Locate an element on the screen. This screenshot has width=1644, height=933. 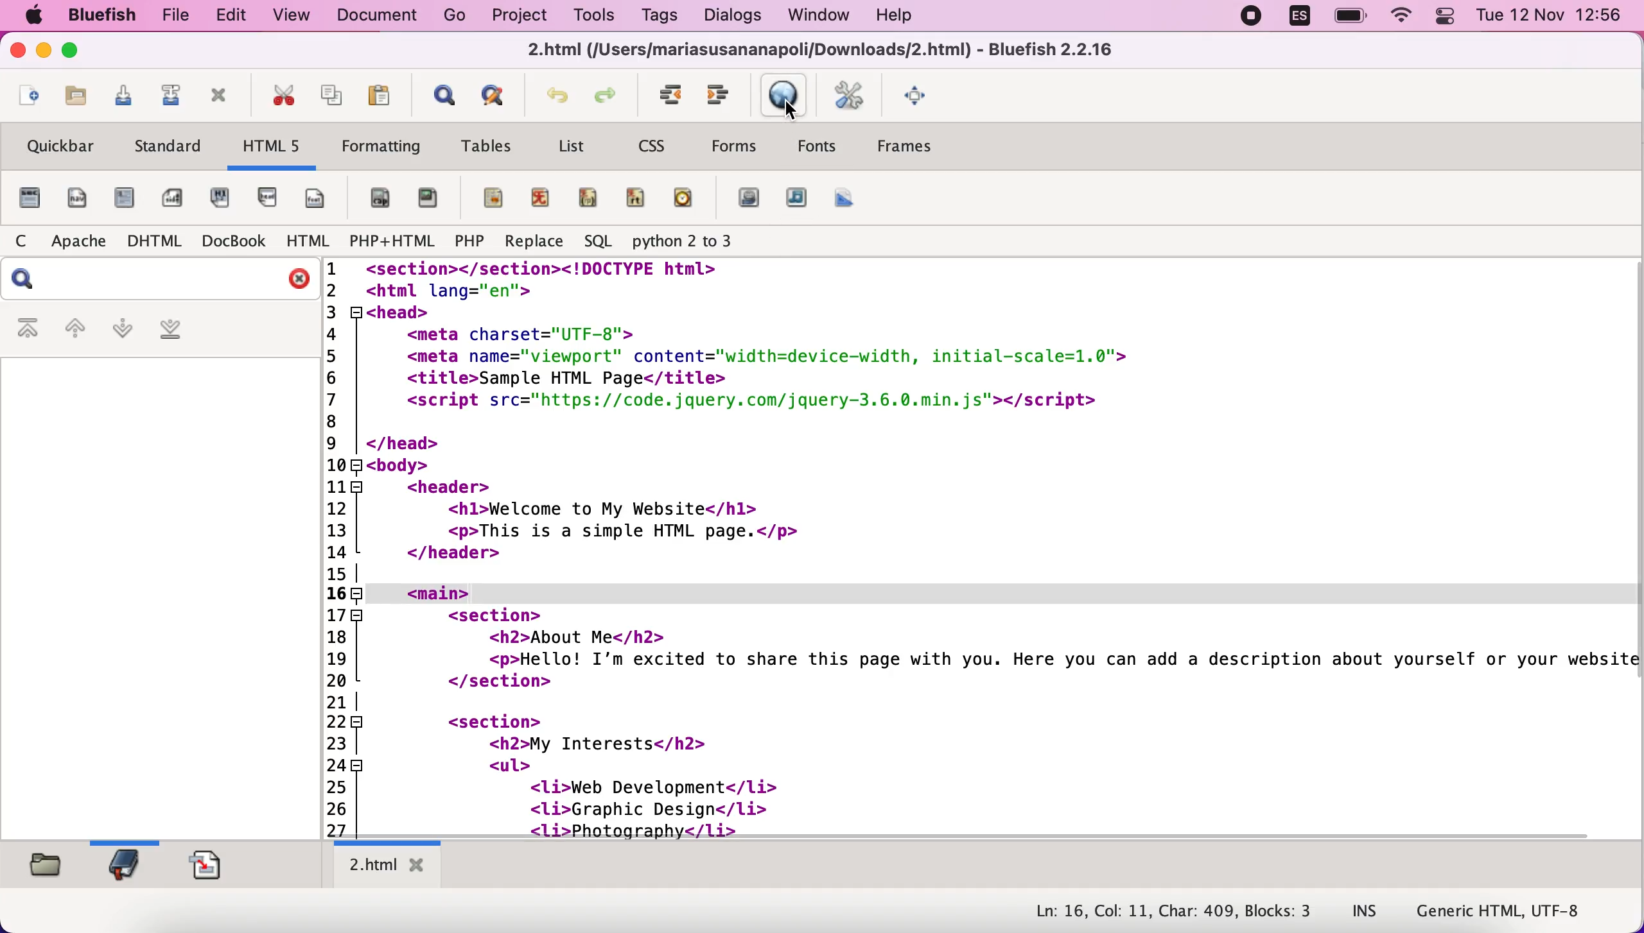
Generic HTML, UTF-8 is located at coordinates (1503, 912).